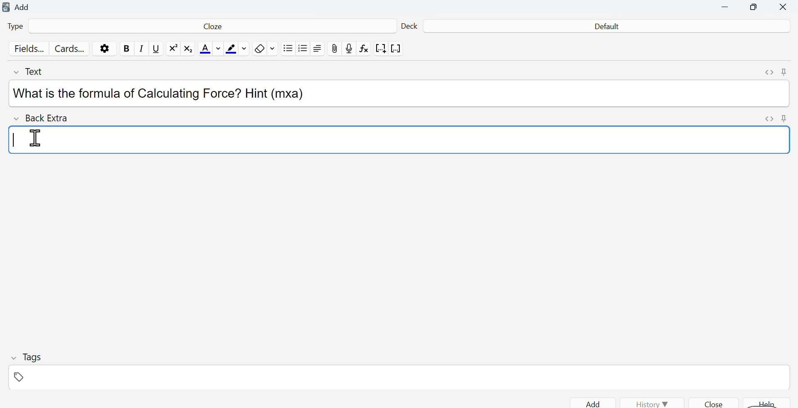 Image resolution: width=798 pixels, height=408 pixels. Describe the element at coordinates (21, 376) in the screenshot. I see `Tag` at that location.